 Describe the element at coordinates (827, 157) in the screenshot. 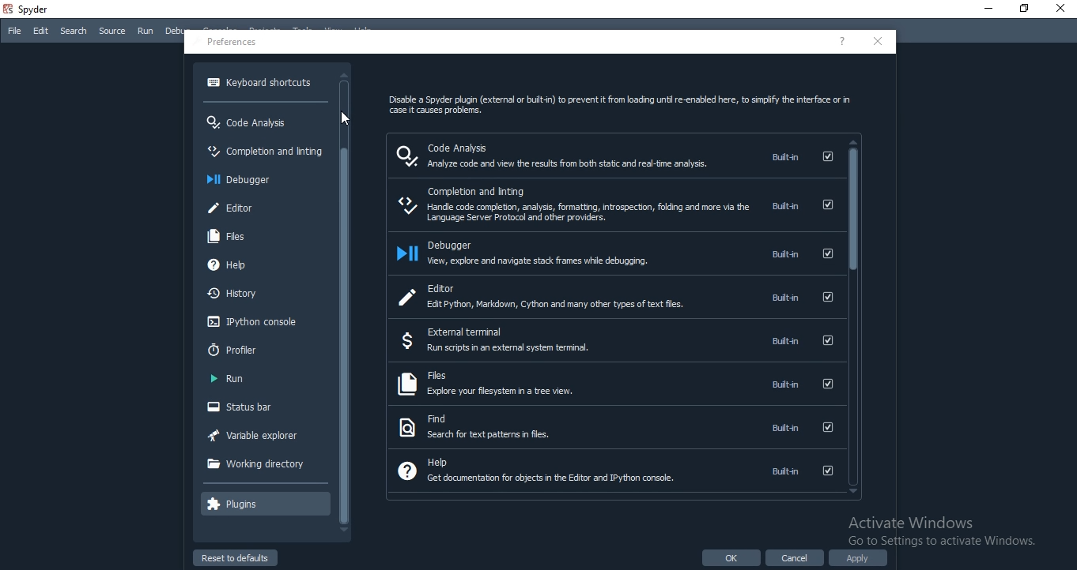

I see `checkbox` at that location.